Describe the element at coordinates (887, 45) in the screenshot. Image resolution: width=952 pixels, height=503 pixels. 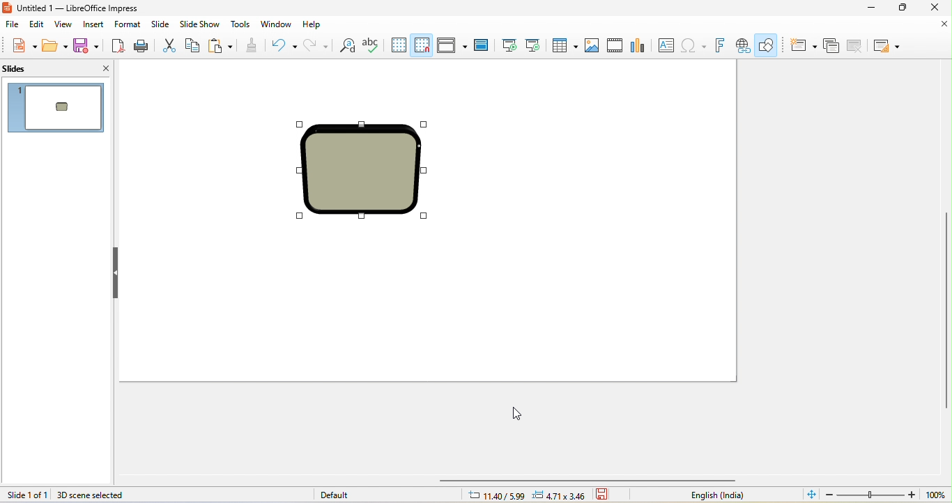
I see `slide layout` at that location.